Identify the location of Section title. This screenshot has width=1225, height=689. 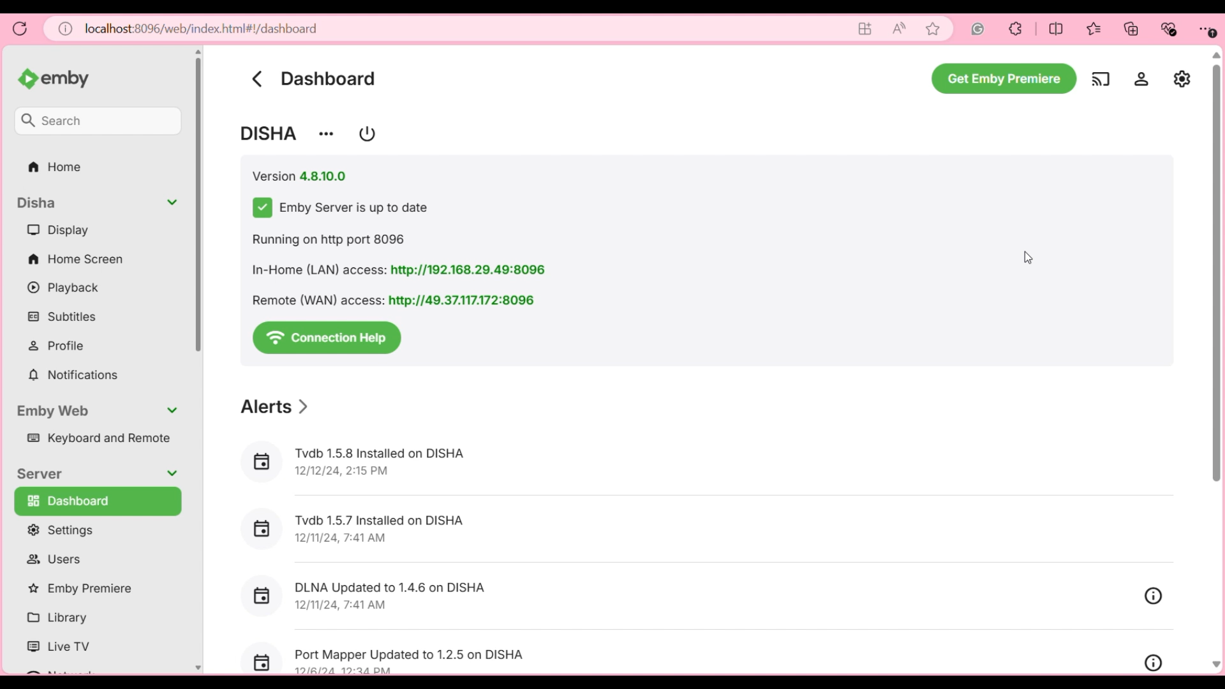
(42, 473).